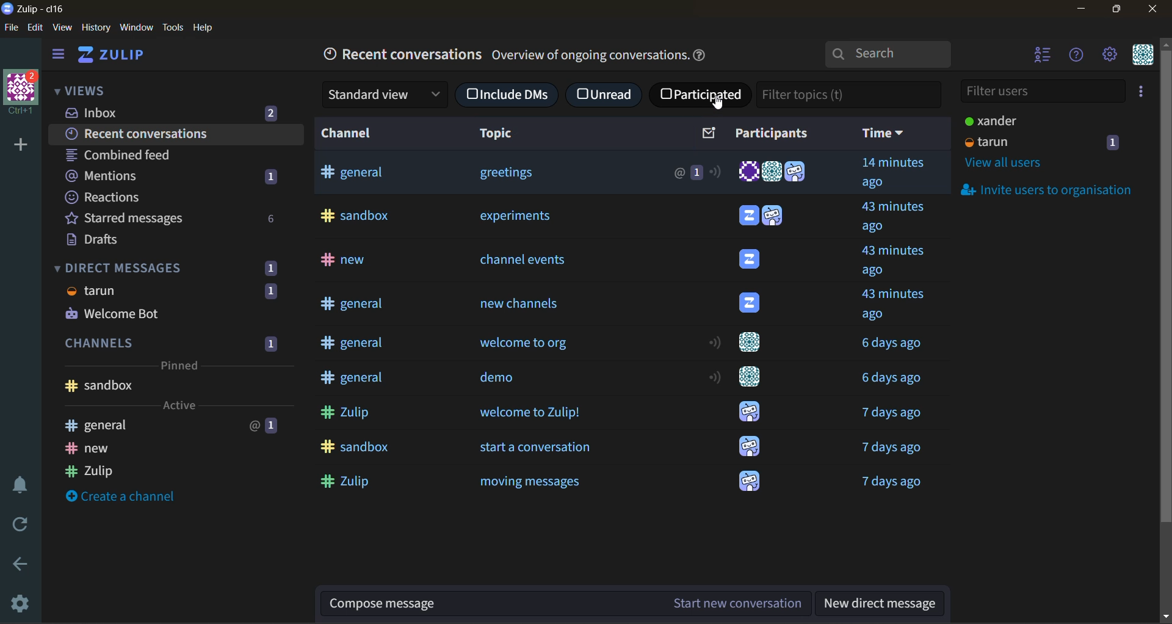 The image size is (1172, 624). Describe the element at coordinates (96, 27) in the screenshot. I see `history` at that location.